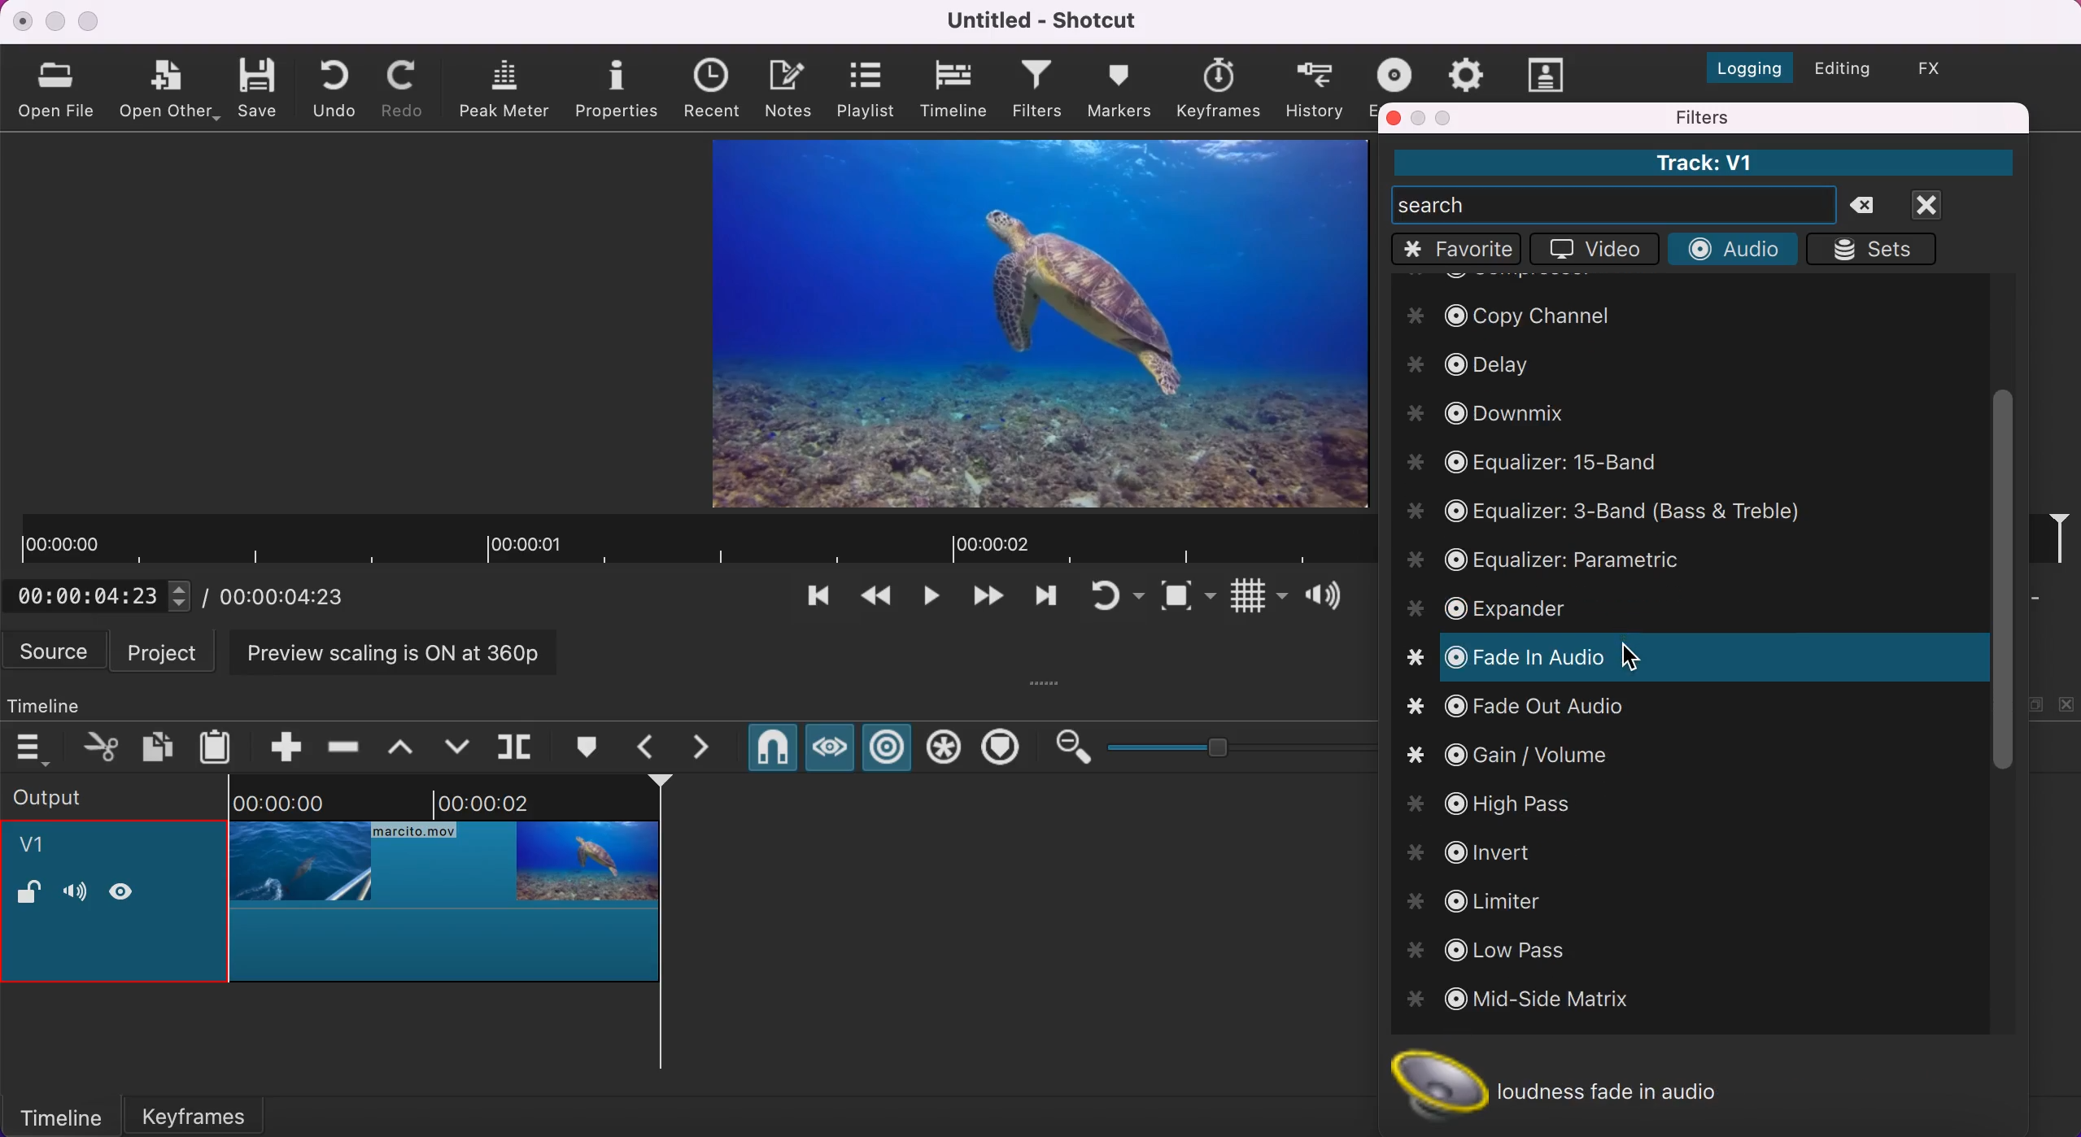 Image resolution: width=2081 pixels, height=1137 pixels. What do you see at coordinates (28, 895) in the screenshot?
I see `lock` at bounding box center [28, 895].